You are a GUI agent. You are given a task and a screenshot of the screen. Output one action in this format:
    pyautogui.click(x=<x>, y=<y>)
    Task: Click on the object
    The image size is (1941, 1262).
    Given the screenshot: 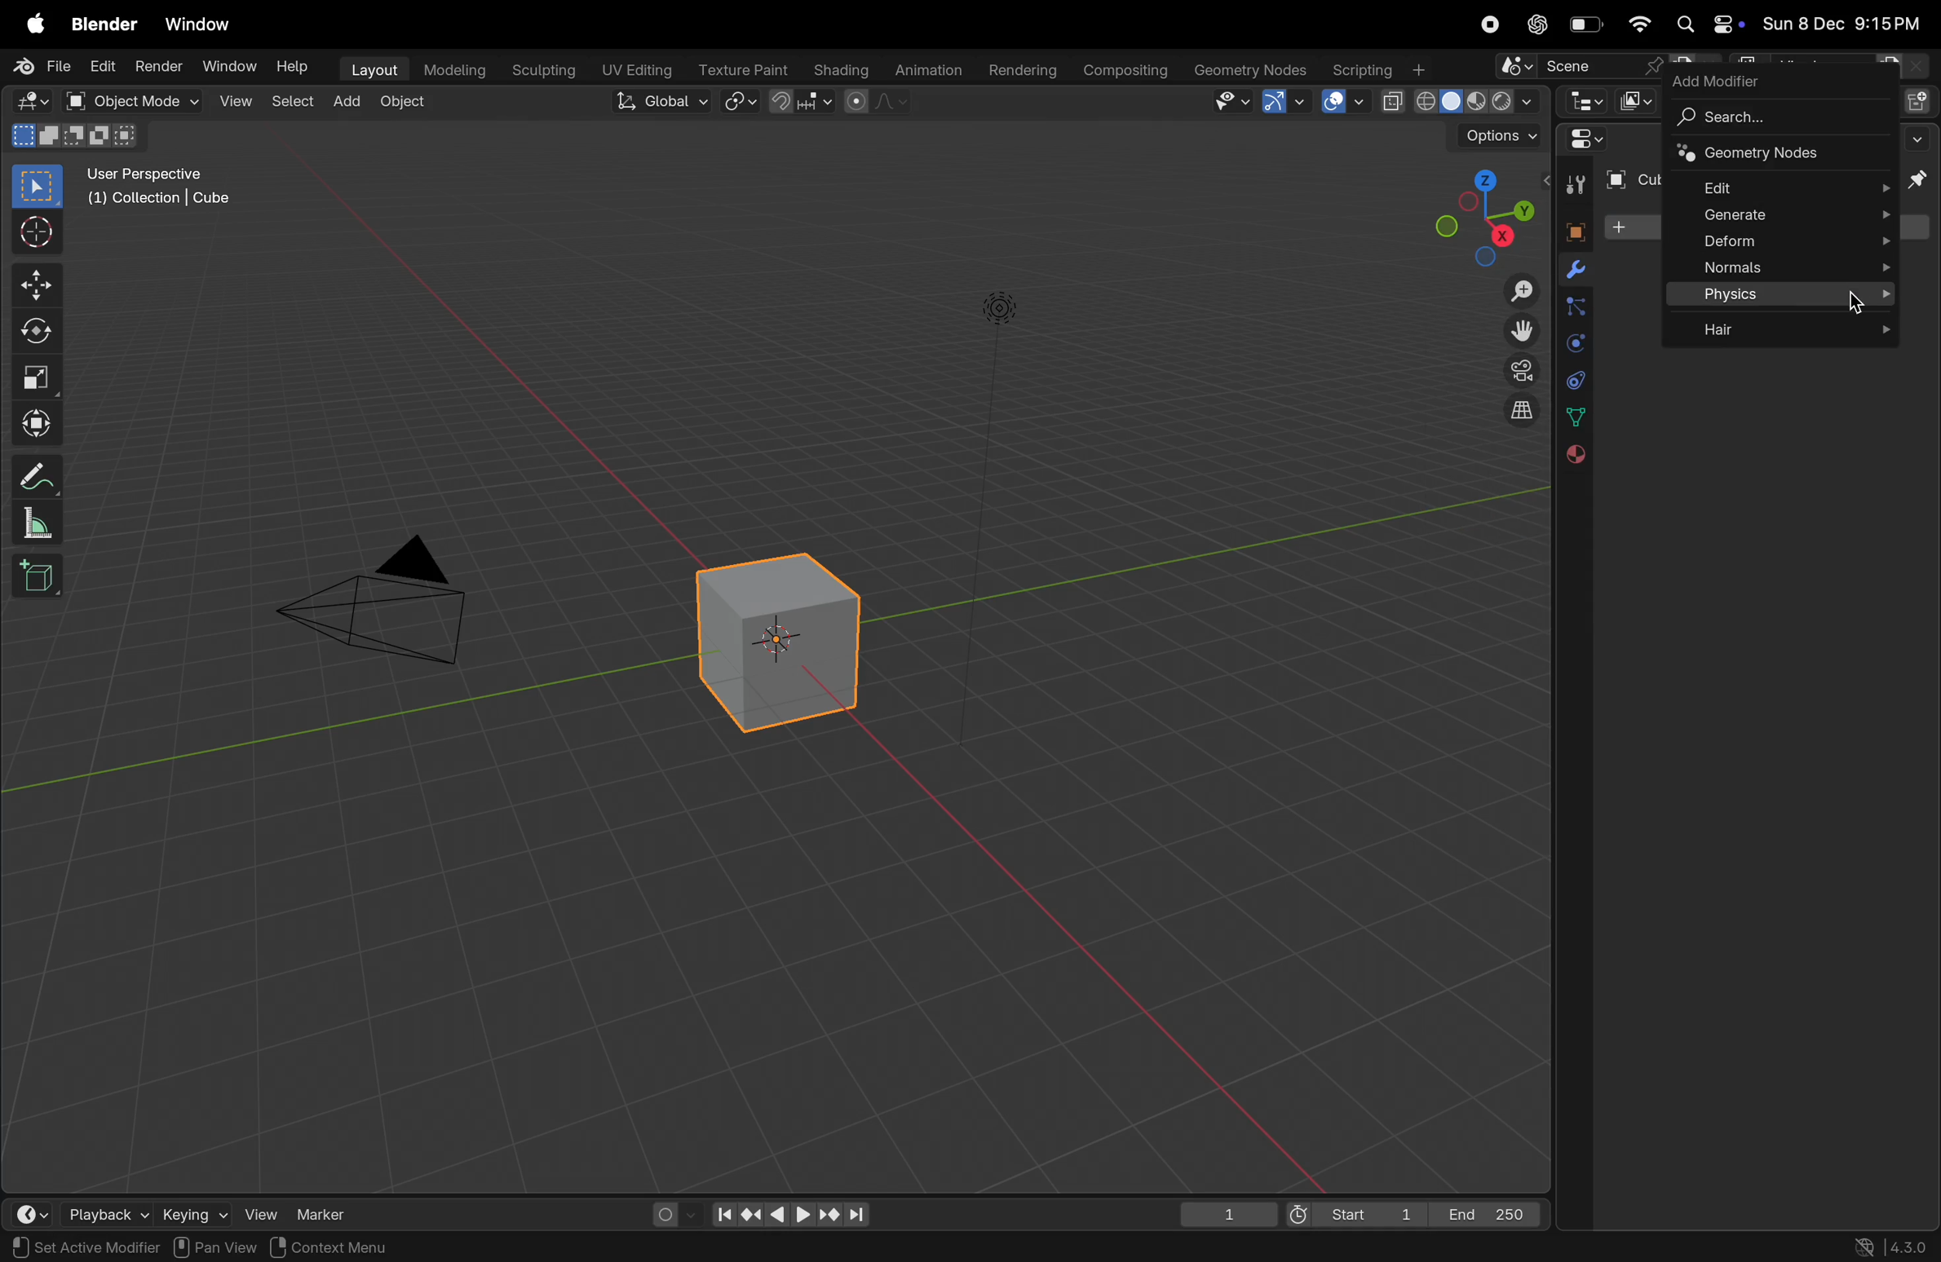 What is the action you would take?
    pyautogui.click(x=298, y=1247)
    